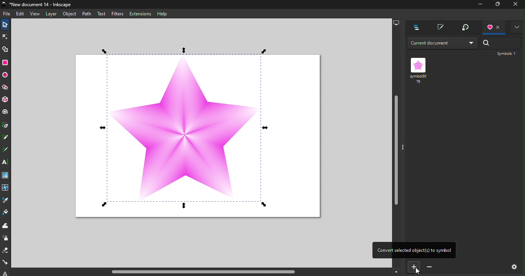 This screenshot has width=525, height=276. I want to click on Search bar, so click(501, 43).